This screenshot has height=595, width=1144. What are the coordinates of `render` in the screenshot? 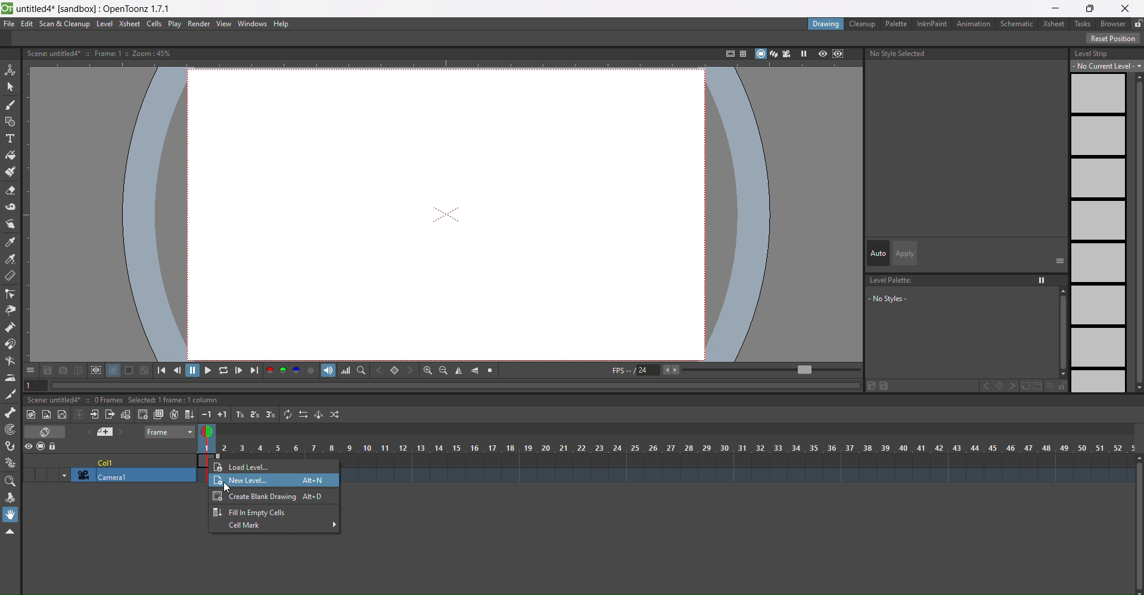 It's located at (200, 24).